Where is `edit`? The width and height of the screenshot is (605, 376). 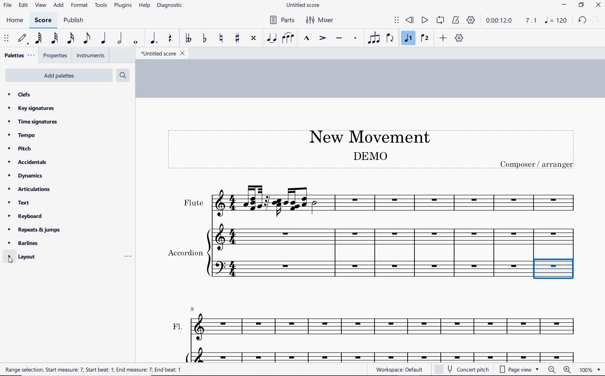 edit is located at coordinates (23, 5).